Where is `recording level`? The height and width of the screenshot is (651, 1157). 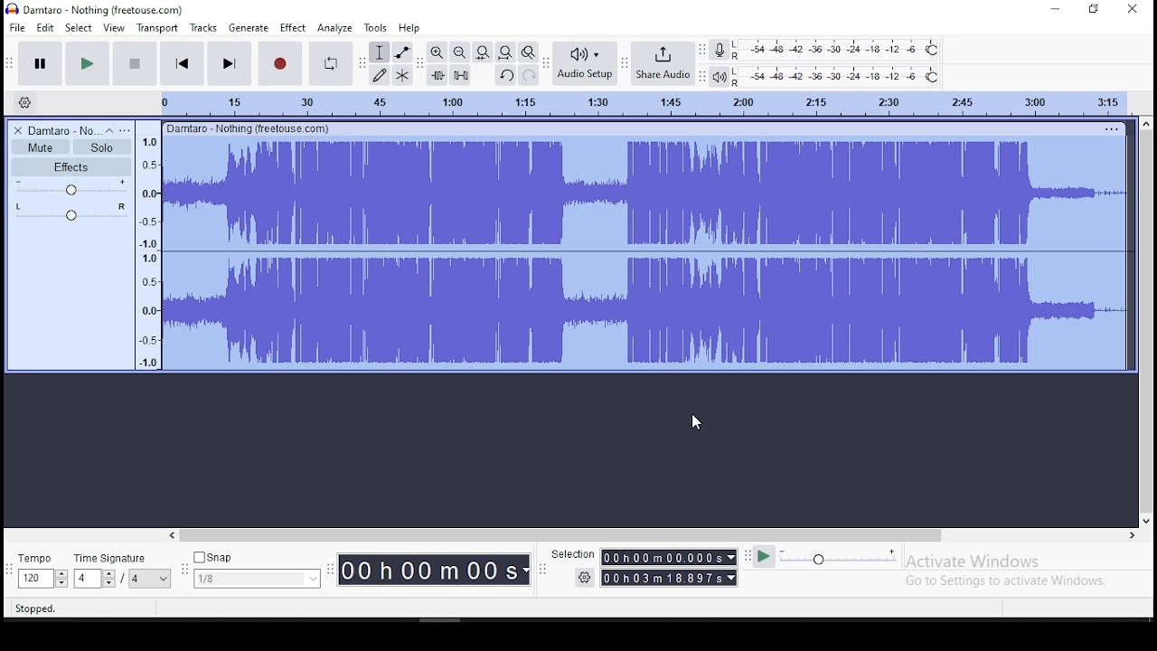
recording level is located at coordinates (838, 50).